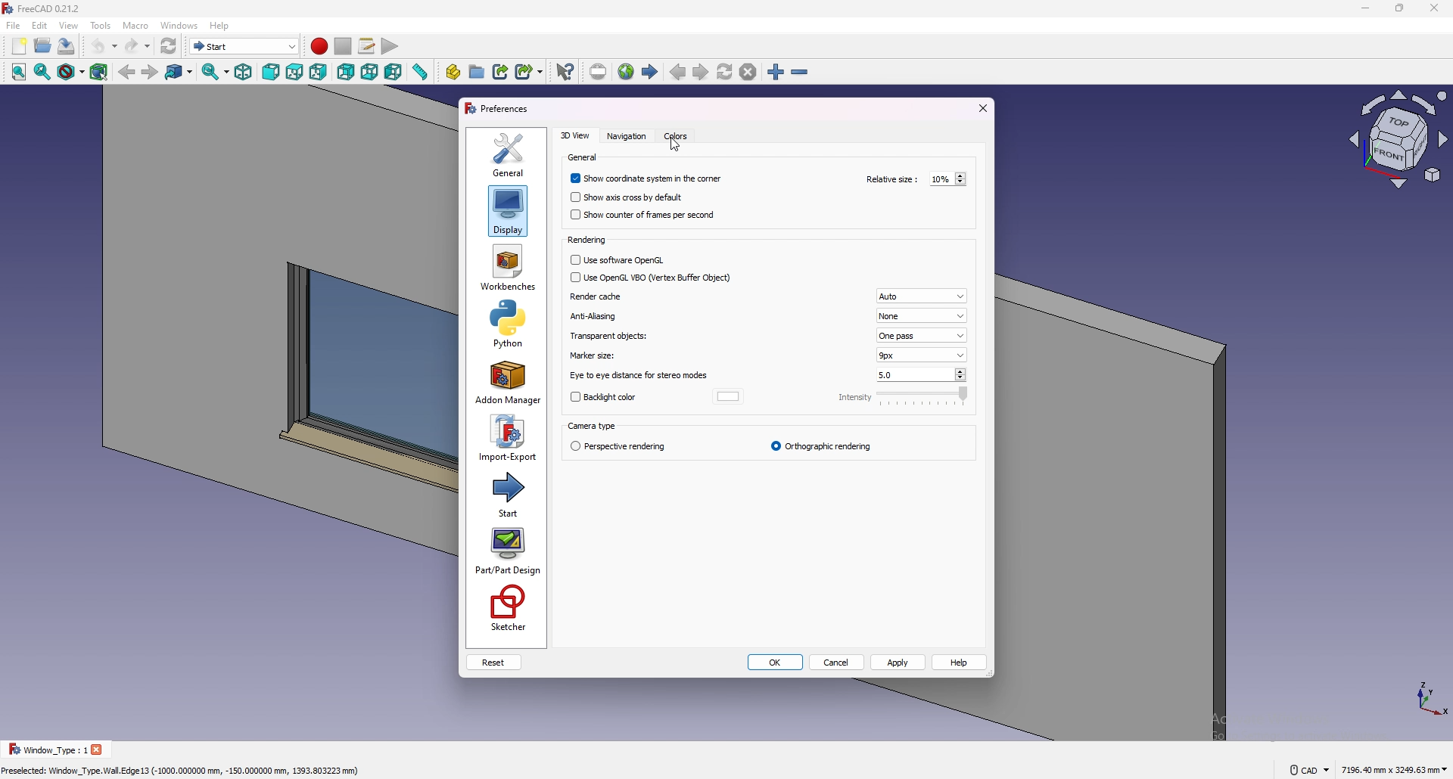 This screenshot has height=779, width=1453. Describe the element at coordinates (14, 26) in the screenshot. I see `file` at that location.